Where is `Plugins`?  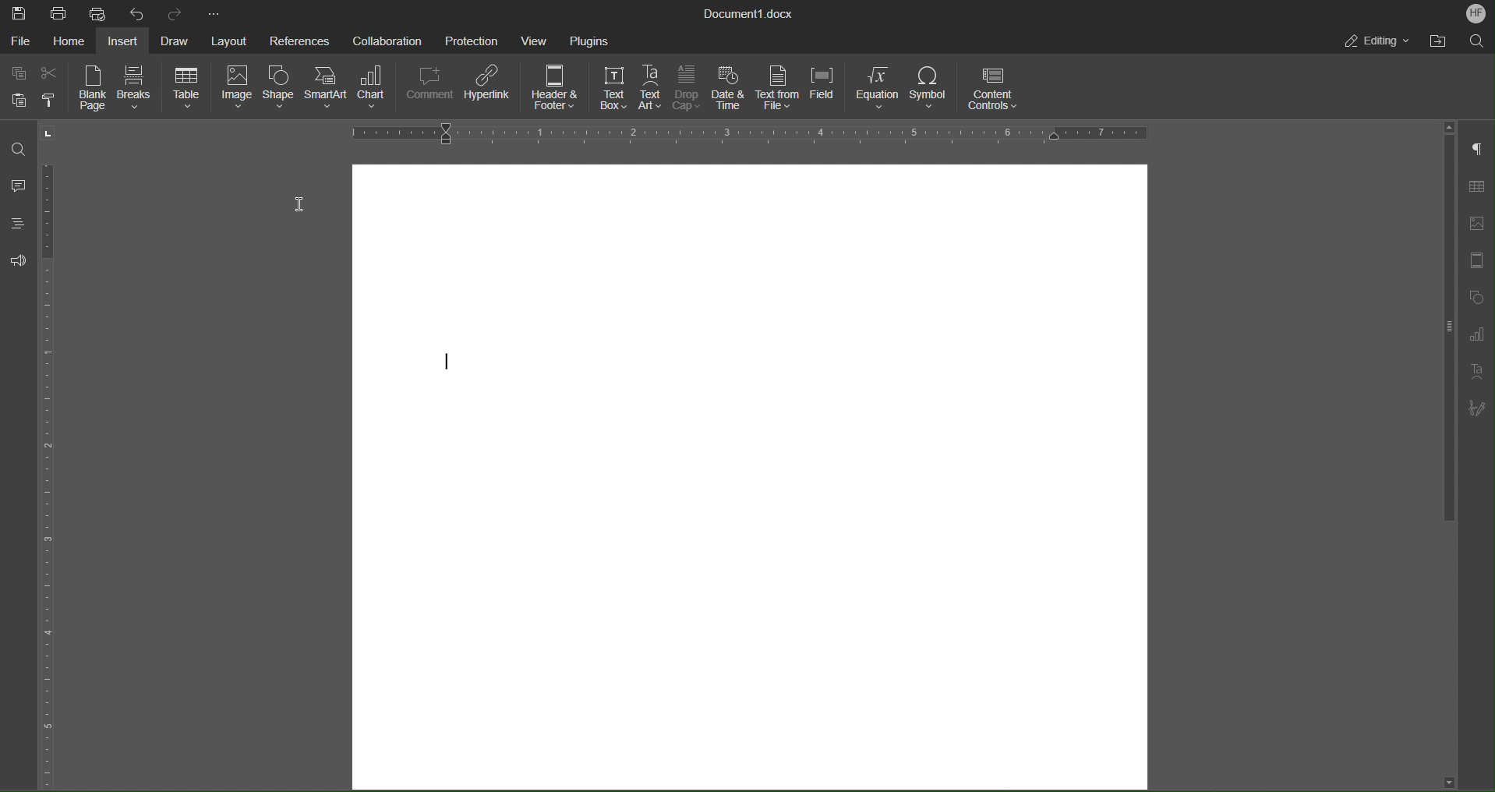
Plugins is located at coordinates (592, 38).